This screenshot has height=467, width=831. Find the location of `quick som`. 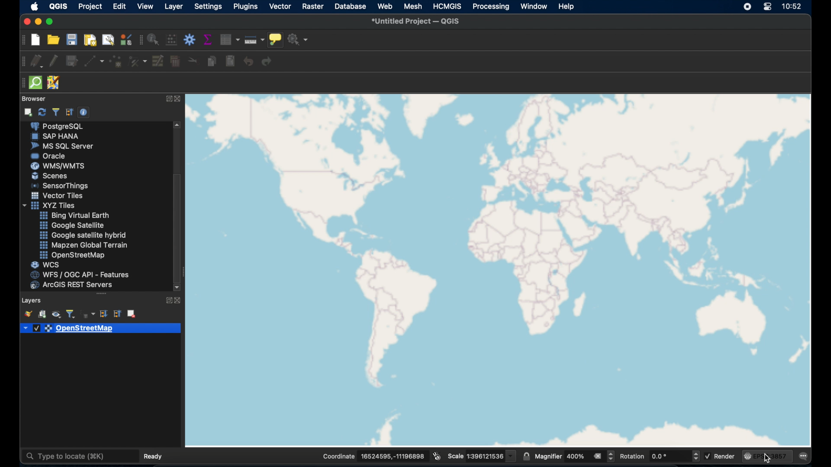

quick som is located at coordinates (36, 83).